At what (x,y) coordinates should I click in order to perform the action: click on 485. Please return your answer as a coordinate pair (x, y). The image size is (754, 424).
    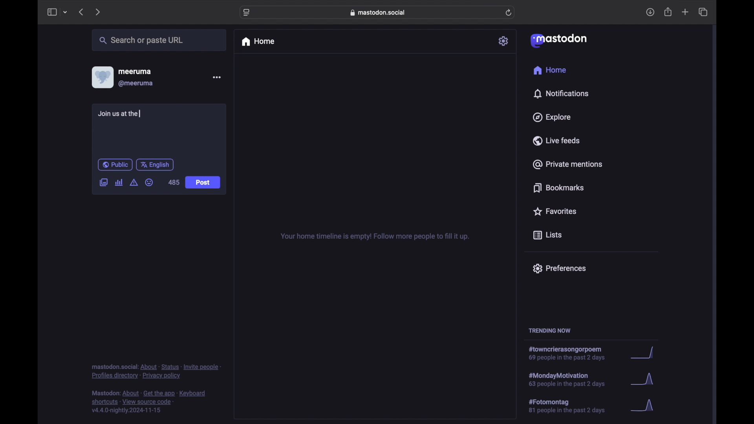
    Looking at the image, I should click on (173, 182).